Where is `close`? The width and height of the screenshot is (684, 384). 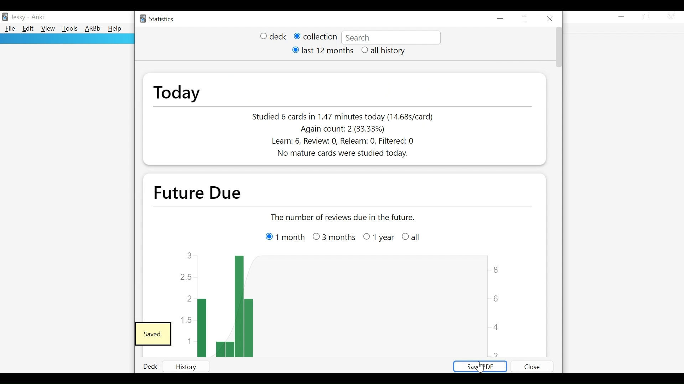
close is located at coordinates (531, 365).